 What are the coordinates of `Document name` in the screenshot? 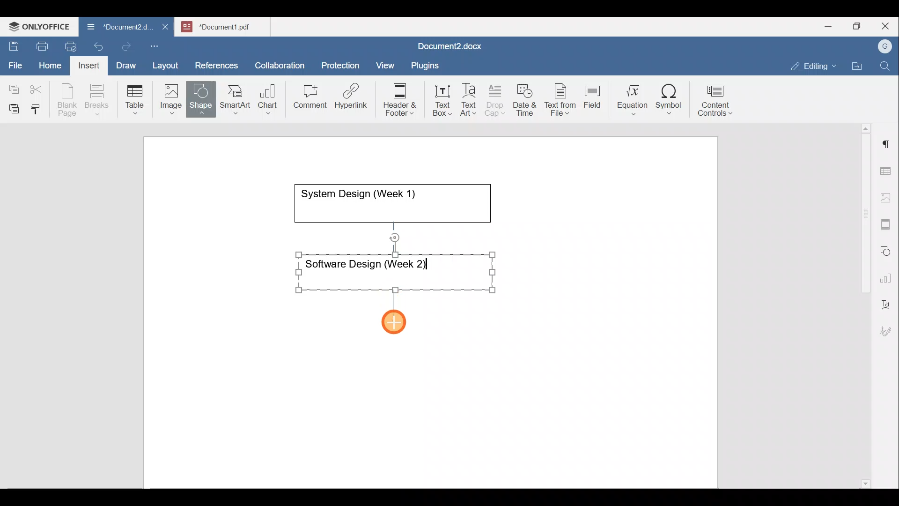 It's located at (448, 47).